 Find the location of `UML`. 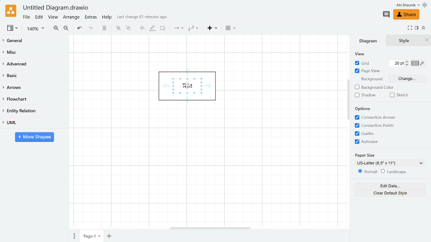

UML is located at coordinates (34, 122).